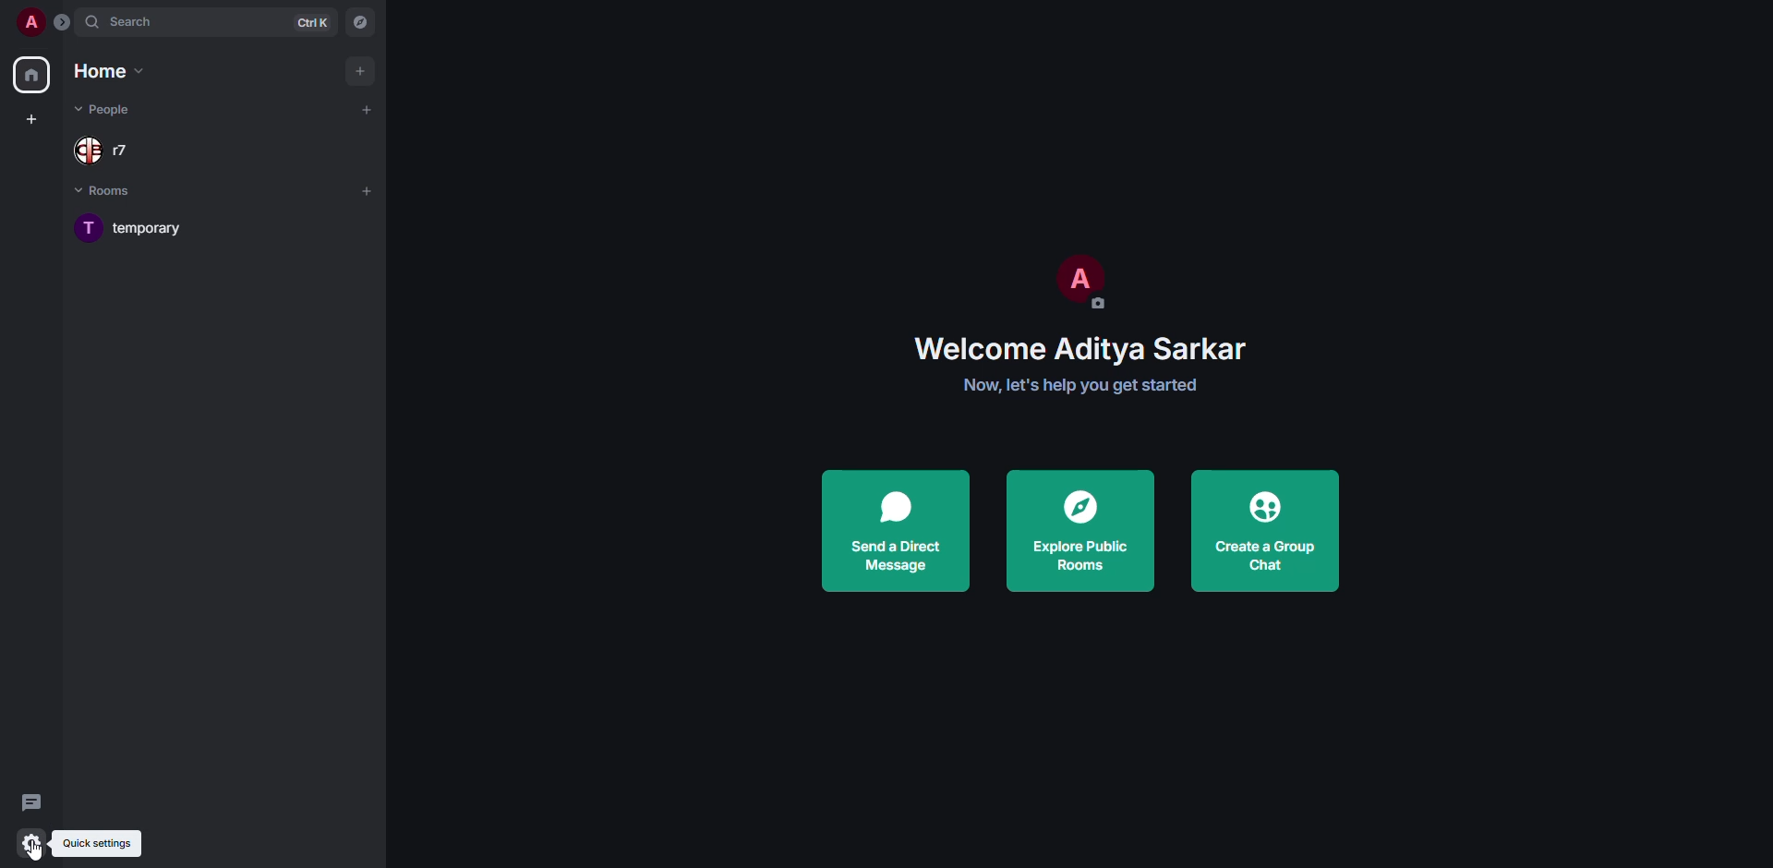 The image size is (1773, 868). Describe the element at coordinates (28, 22) in the screenshot. I see `profile` at that location.